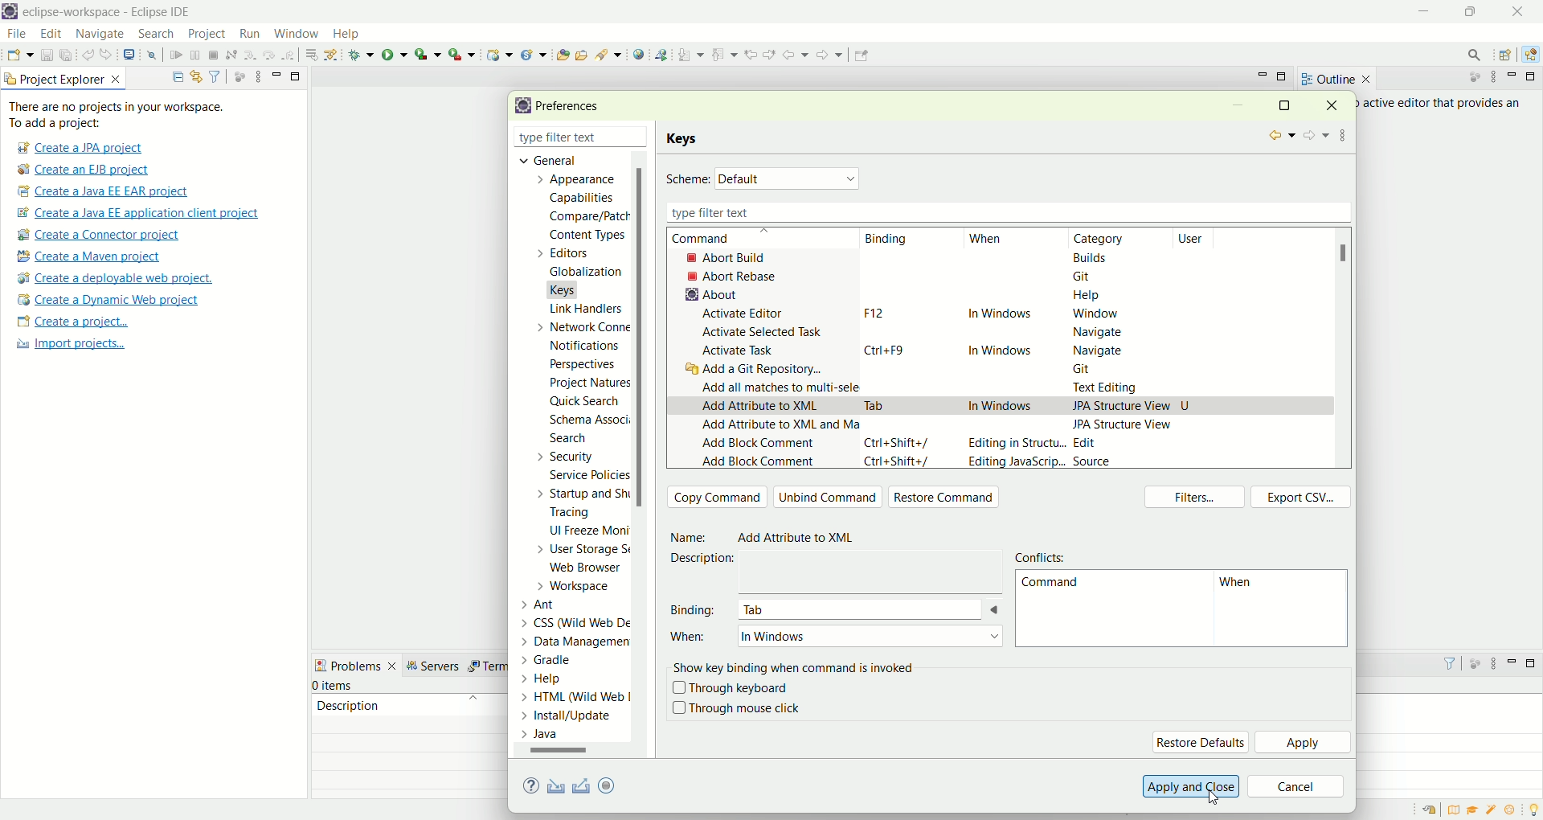  I want to click on forward, so click(828, 59).